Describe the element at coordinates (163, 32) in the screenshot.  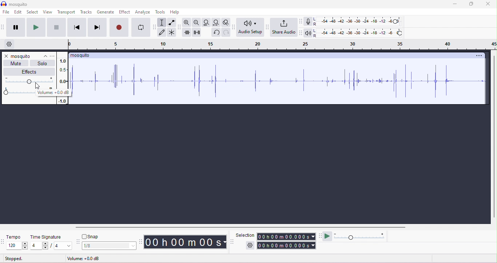
I see `draw` at that location.